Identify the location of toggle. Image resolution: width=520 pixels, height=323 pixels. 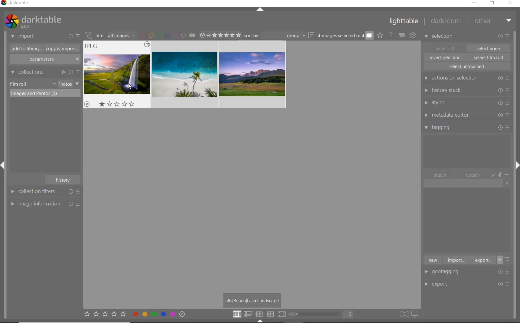
(501, 174).